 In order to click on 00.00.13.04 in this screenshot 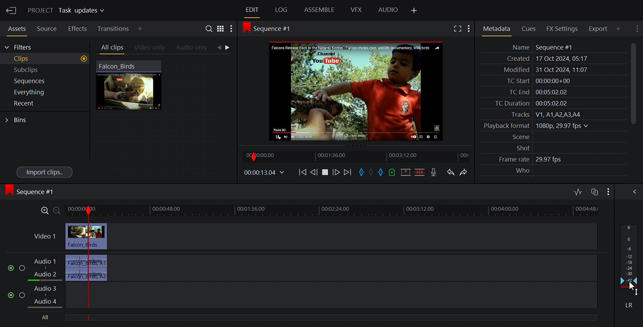, I will do `click(264, 173)`.